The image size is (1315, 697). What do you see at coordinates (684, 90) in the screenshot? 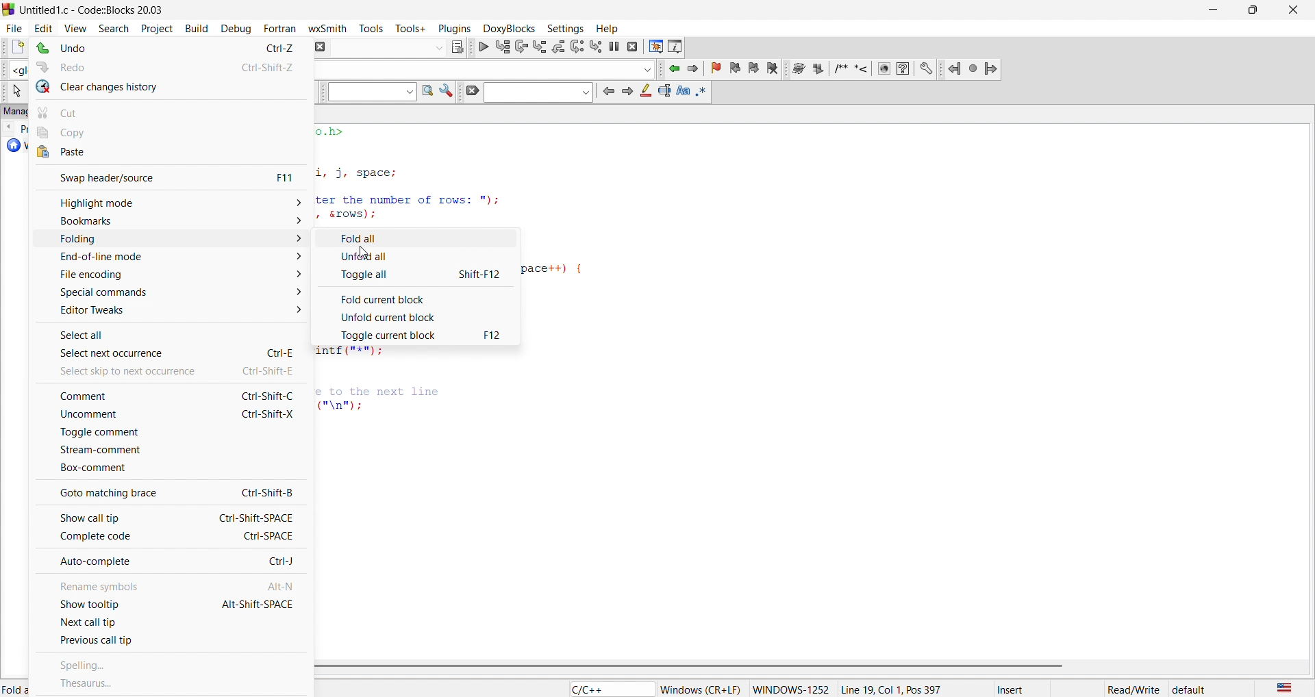
I see `match text` at bounding box center [684, 90].